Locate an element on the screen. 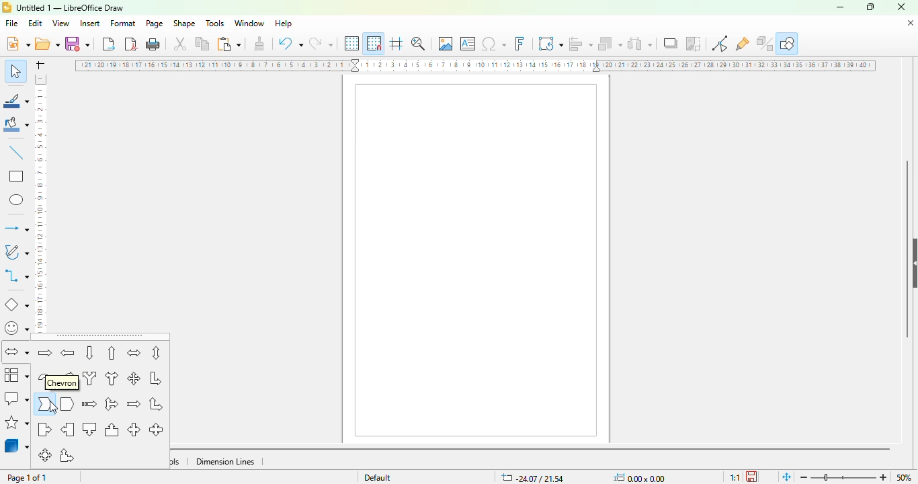 The width and height of the screenshot is (918, 484). shadow is located at coordinates (670, 43).